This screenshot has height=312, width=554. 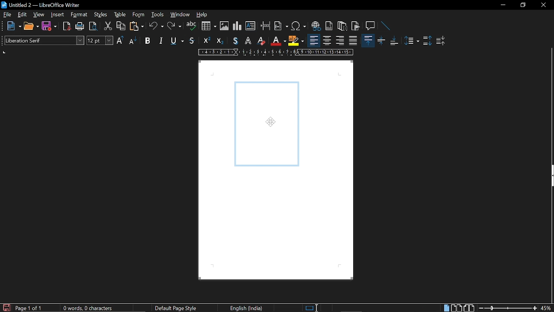 What do you see at coordinates (107, 27) in the screenshot?
I see `cut` at bounding box center [107, 27].